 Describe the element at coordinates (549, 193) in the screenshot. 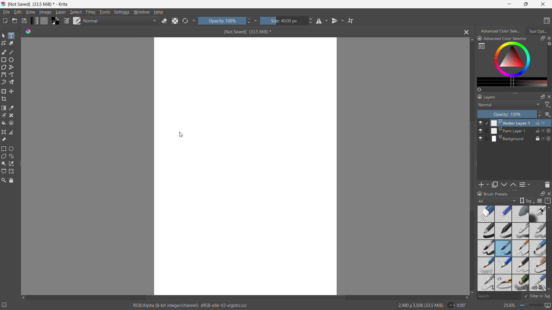

I see `close` at that location.